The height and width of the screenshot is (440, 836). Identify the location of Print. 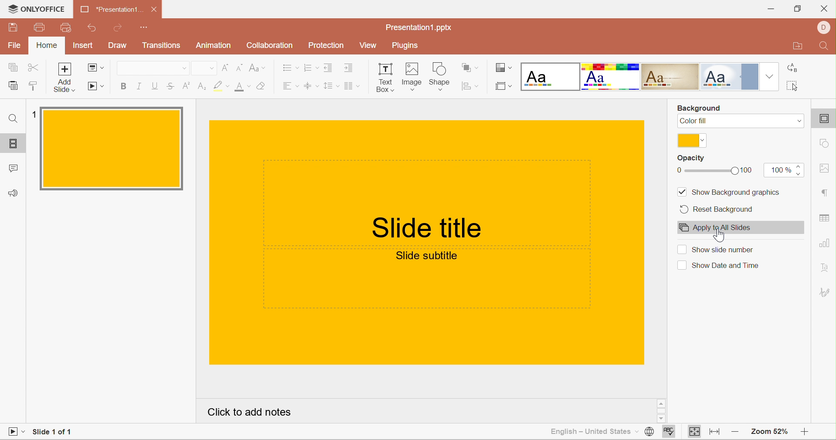
(38, 28).